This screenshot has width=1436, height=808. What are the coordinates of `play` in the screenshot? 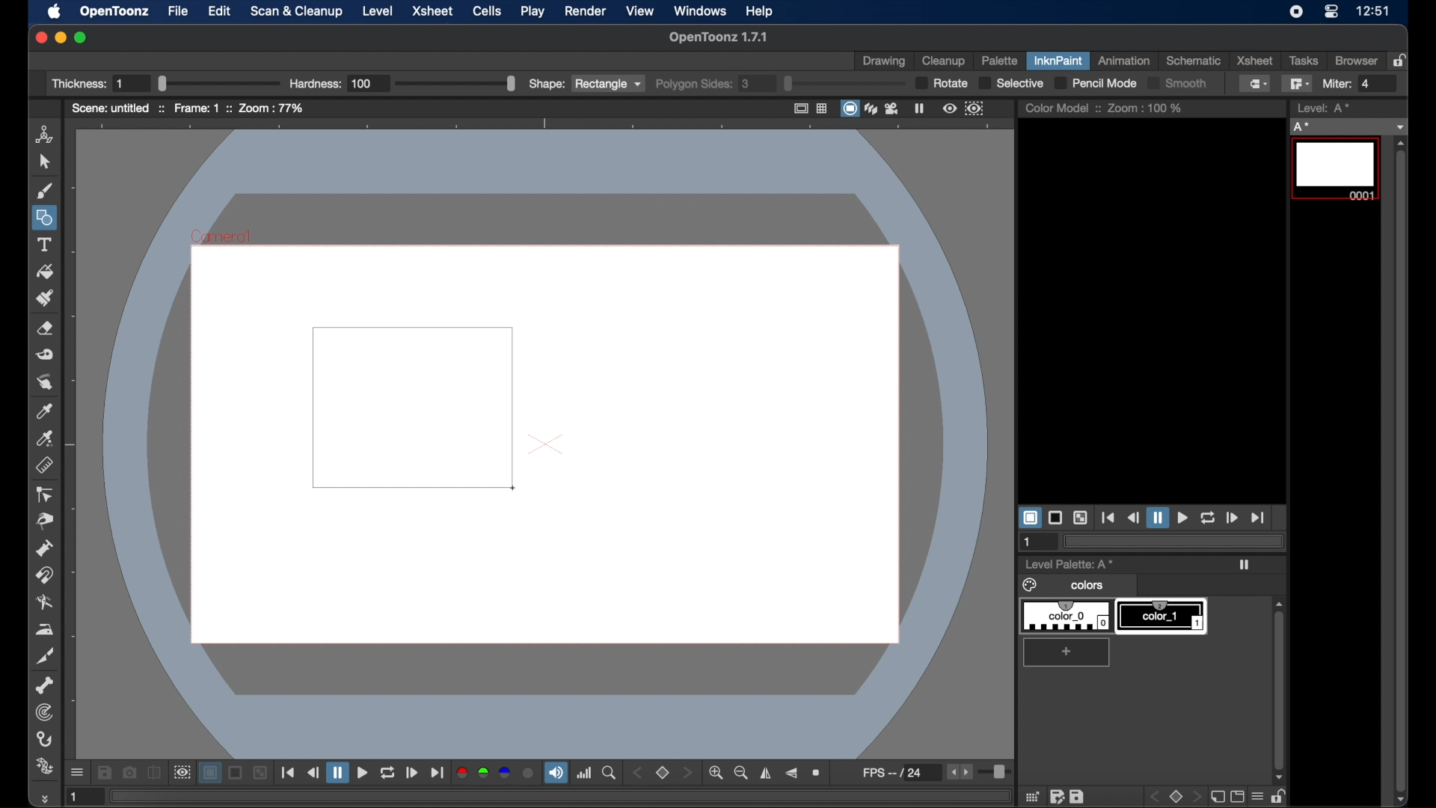 It's located at (533, 10).